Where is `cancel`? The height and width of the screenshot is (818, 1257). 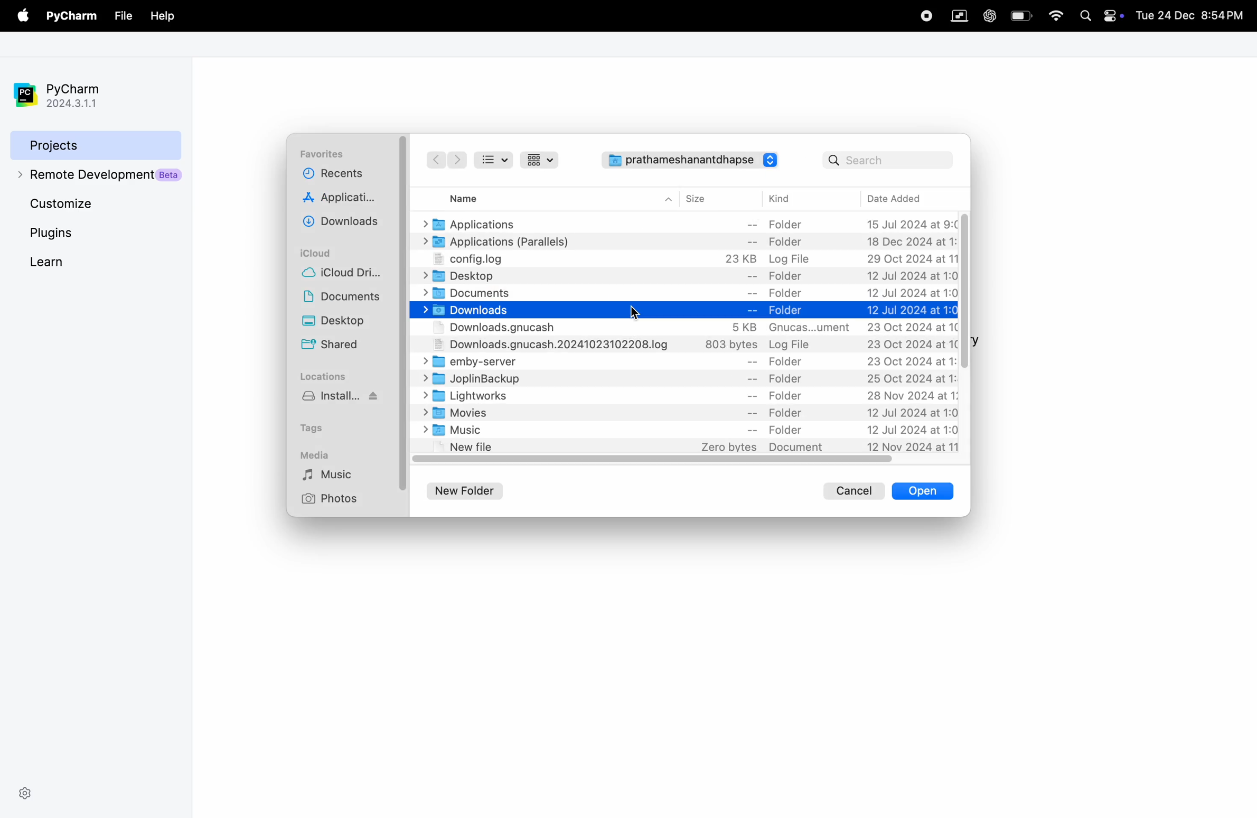
cancel is located at coordinates (855, 490).